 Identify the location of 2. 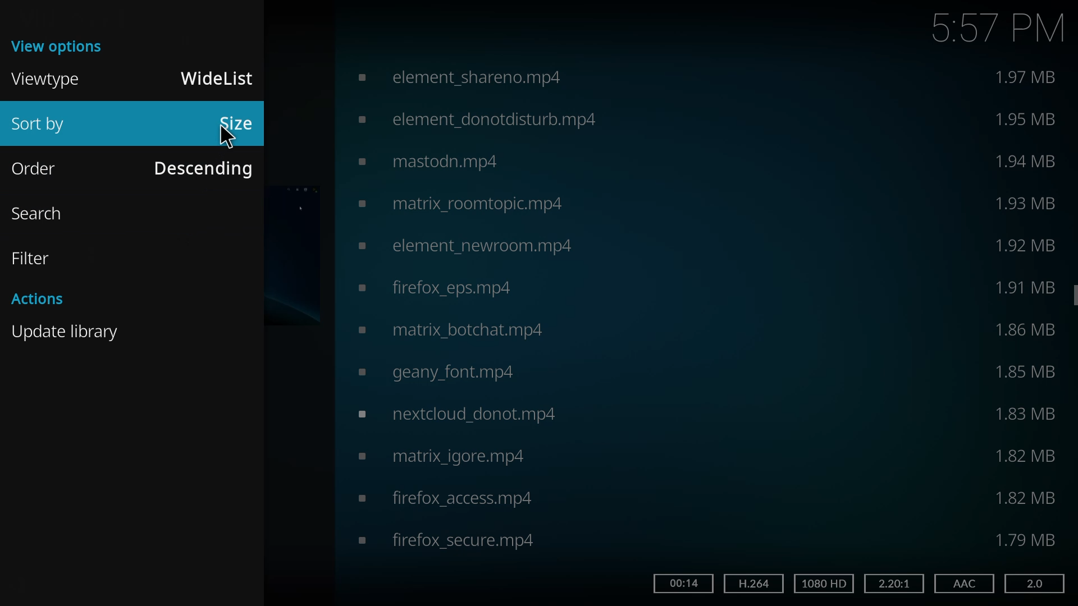
(892, 582).